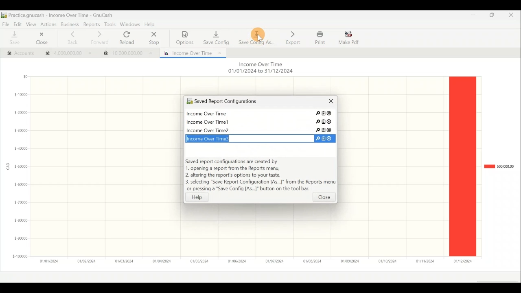 The width and height of the screenshot is (521, 293). I want to click on Reload, so click(129, 38).